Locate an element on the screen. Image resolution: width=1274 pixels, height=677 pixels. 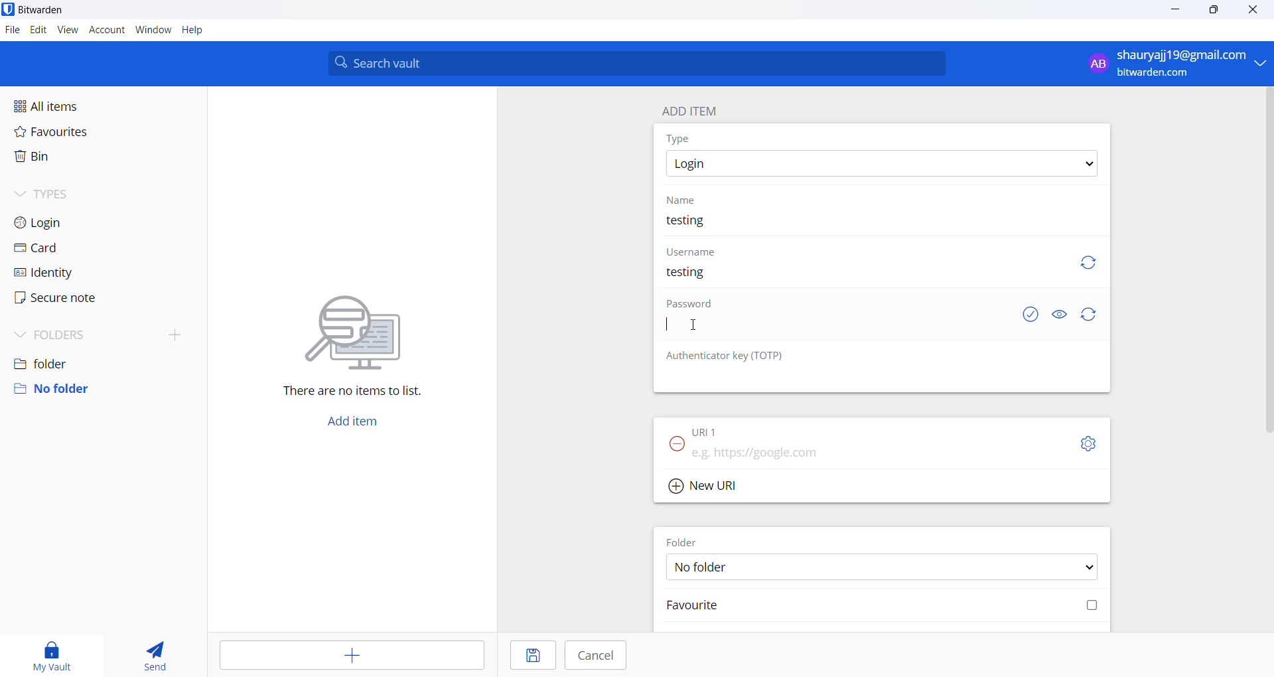
add entry is located at coordinates (349, 654).